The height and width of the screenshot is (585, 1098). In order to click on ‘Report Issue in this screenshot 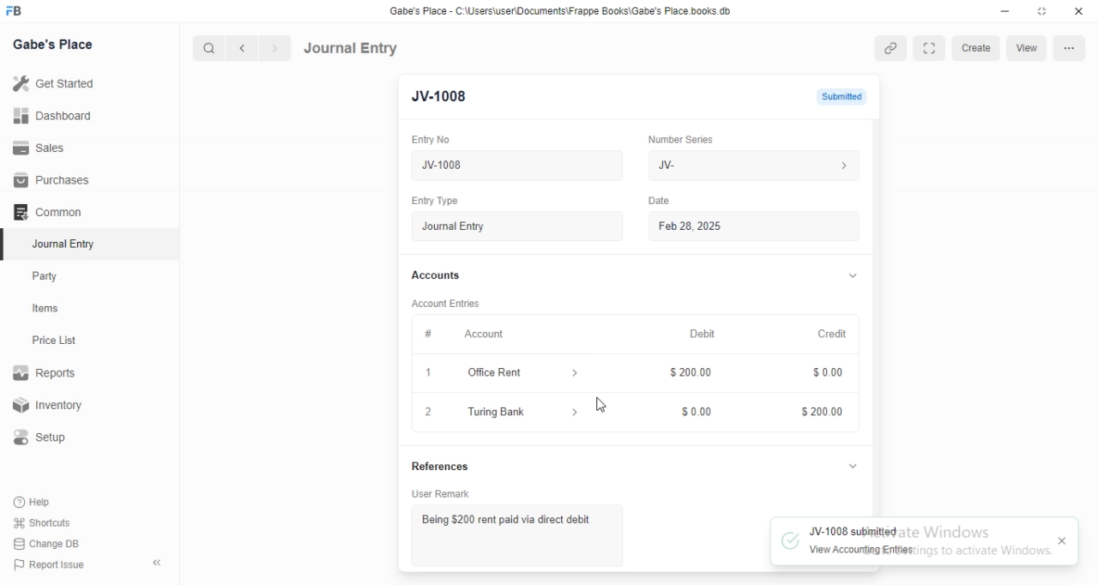, I will do `click(47, 564)`.